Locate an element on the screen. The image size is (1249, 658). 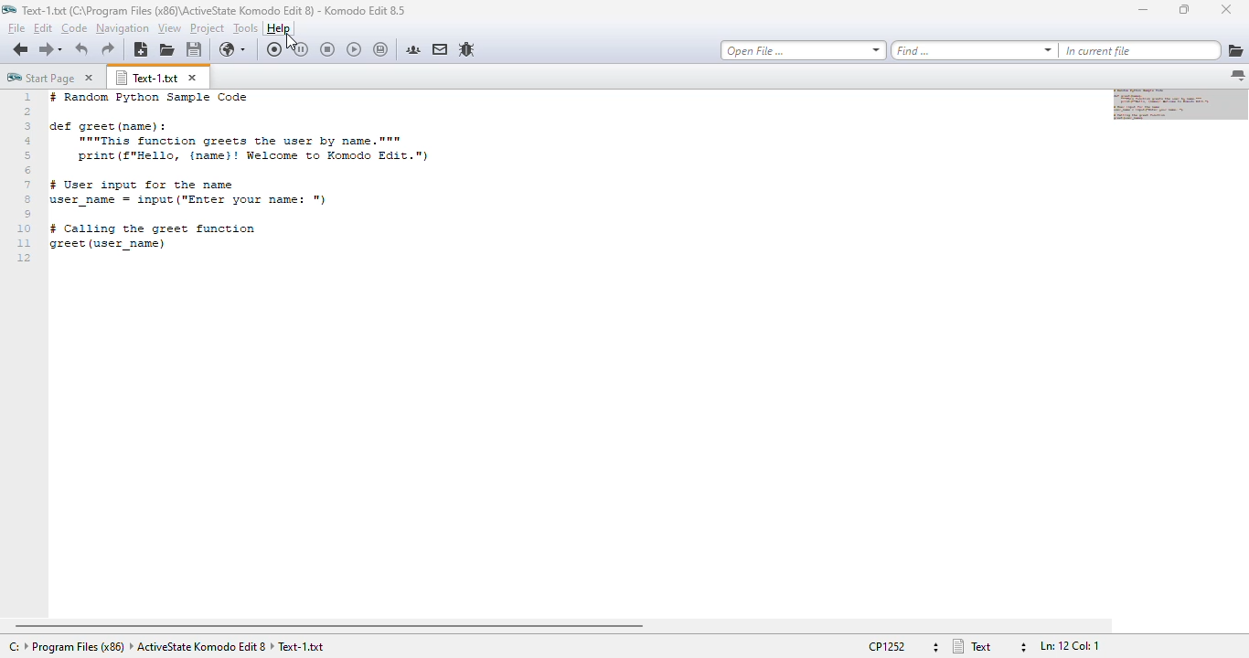
text-1 program files is located at coordinates (166, 647).